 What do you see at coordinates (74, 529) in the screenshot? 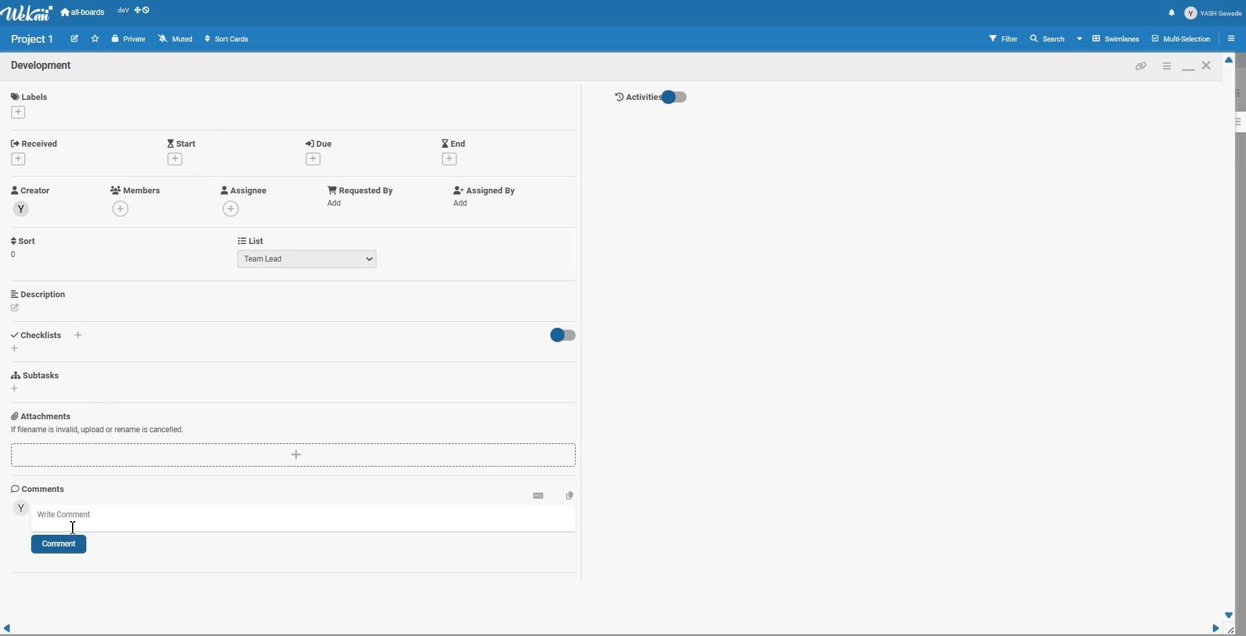
I see `cursor` at bounding box center [74, 529].